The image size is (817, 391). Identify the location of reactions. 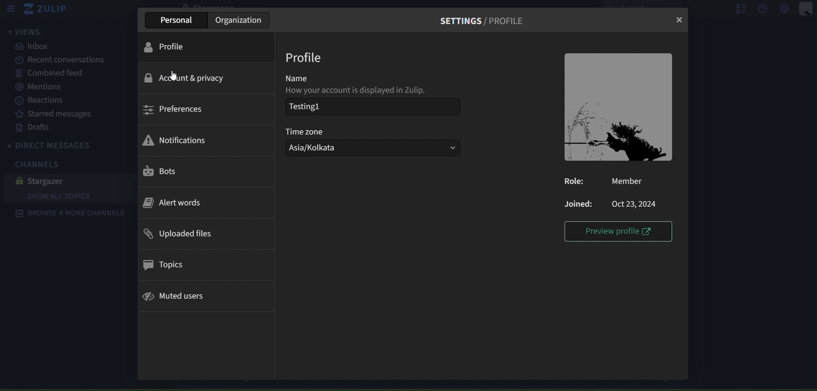
(48, 101).